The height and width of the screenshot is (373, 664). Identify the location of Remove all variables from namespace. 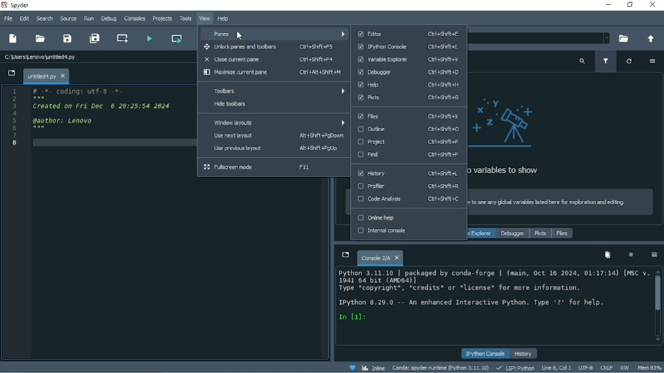
(607, 255).